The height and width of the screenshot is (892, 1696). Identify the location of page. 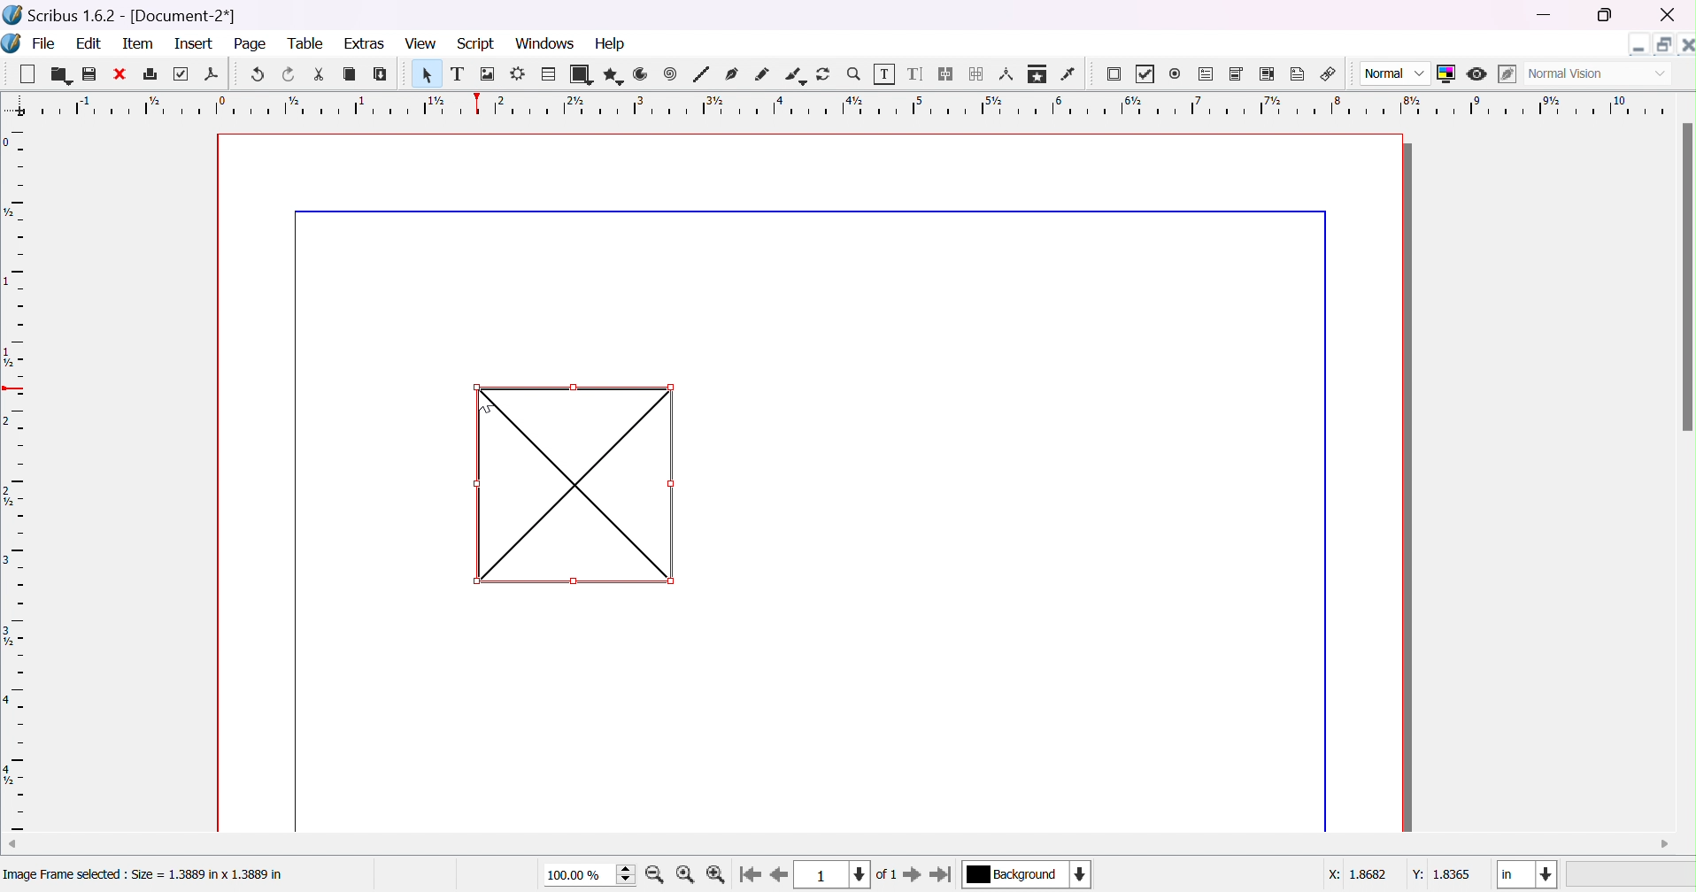
(254, 45).